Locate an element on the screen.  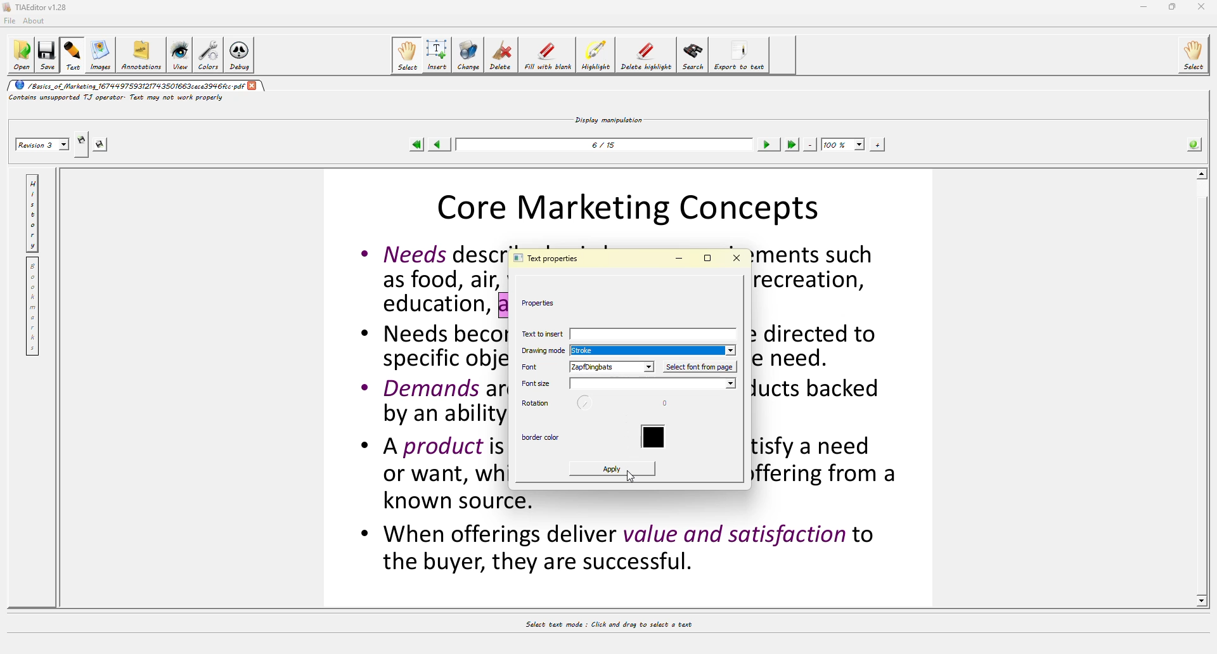
select font from page is located at coordinates (697, 368).